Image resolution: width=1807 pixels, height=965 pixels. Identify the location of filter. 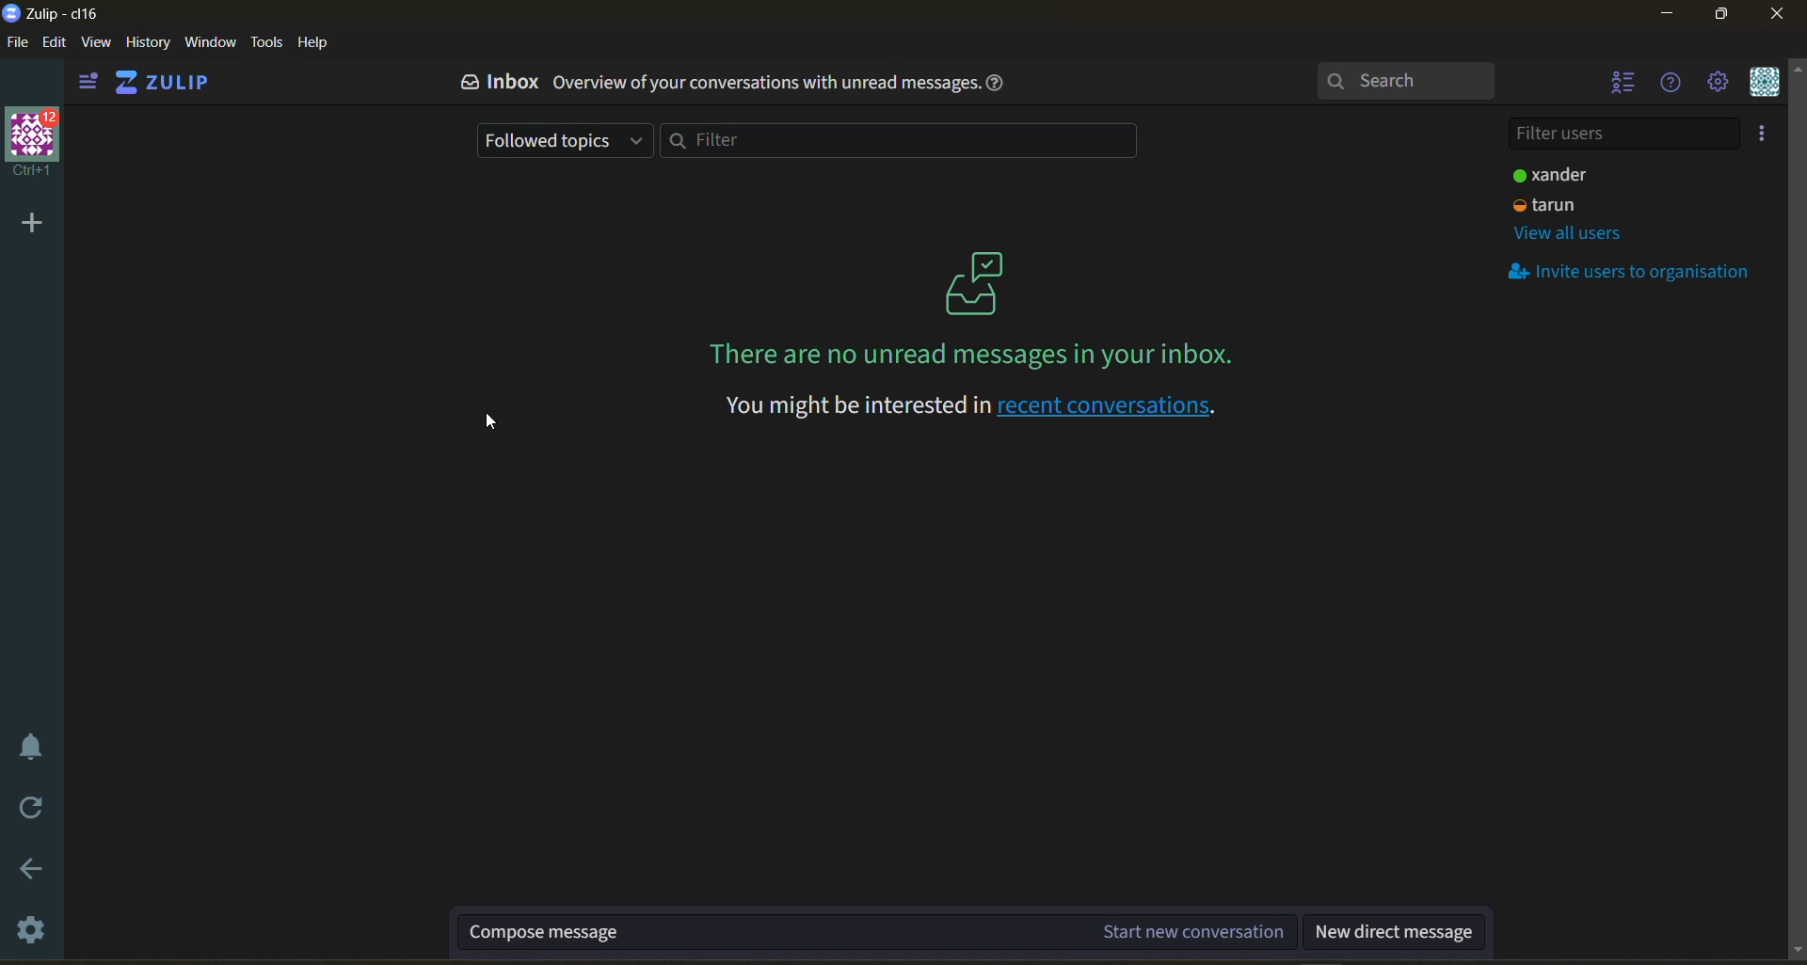
(908, 141).